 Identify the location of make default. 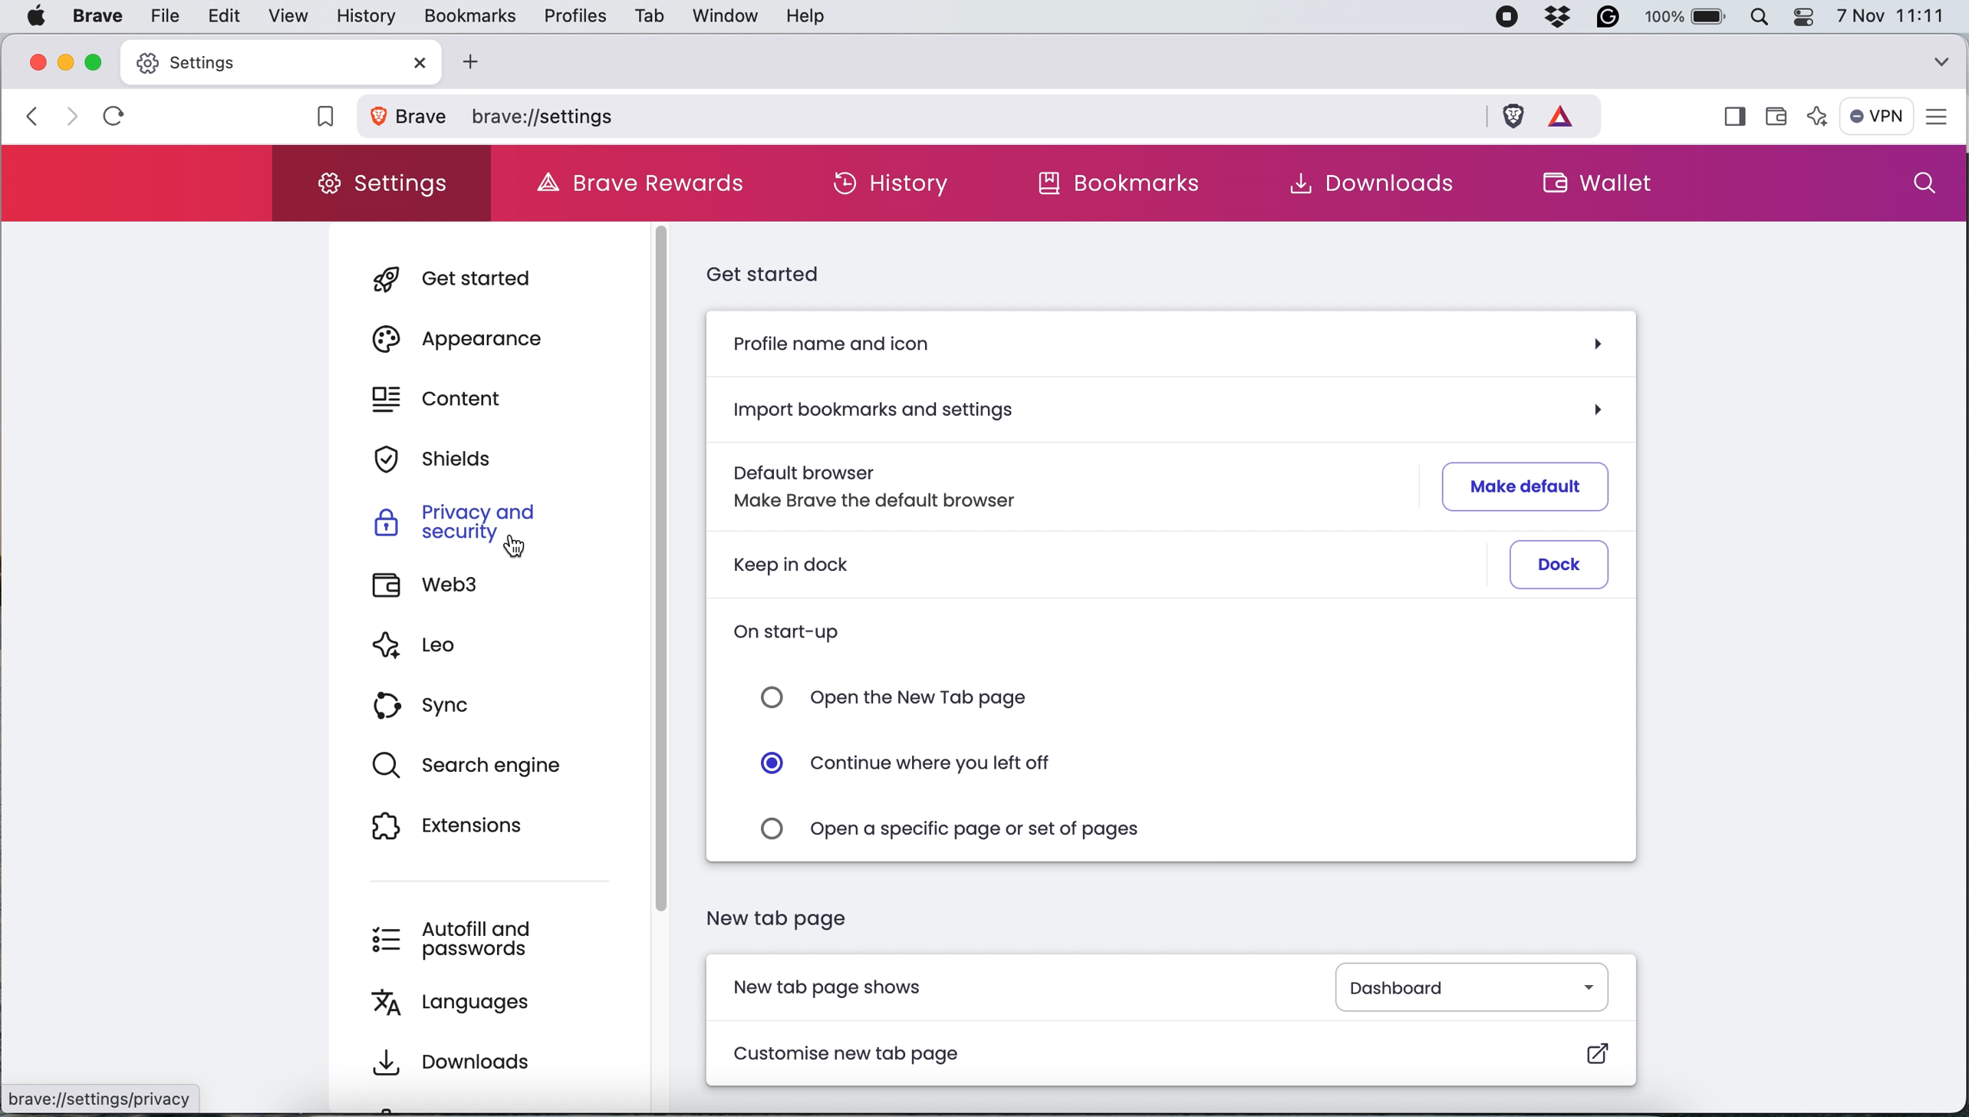
(1529, 485).